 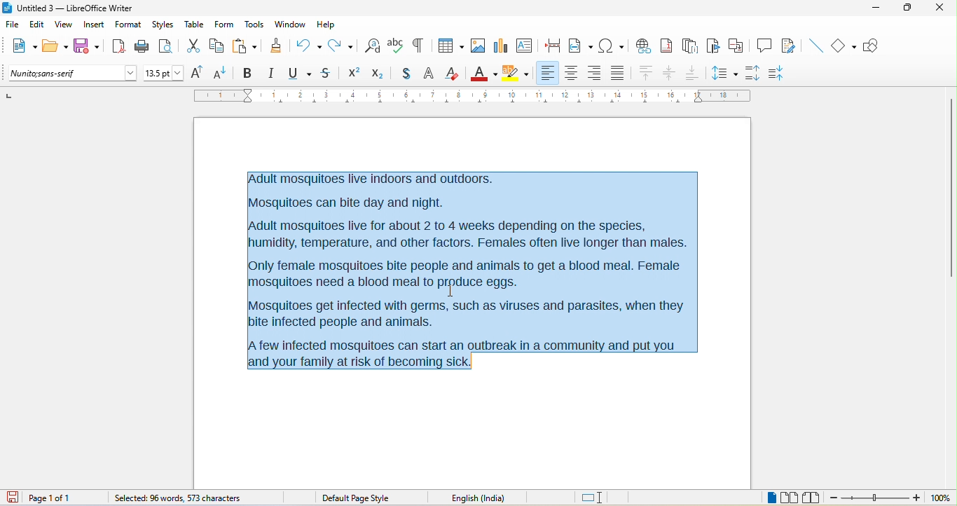 I want to click on edit, so click(x=37, y=25).